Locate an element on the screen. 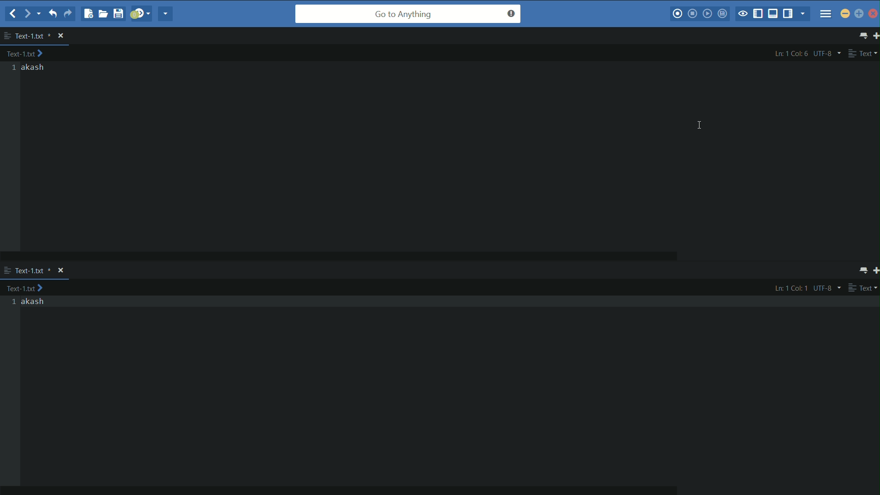  Text-1 File is located at coordinates (34, 271).